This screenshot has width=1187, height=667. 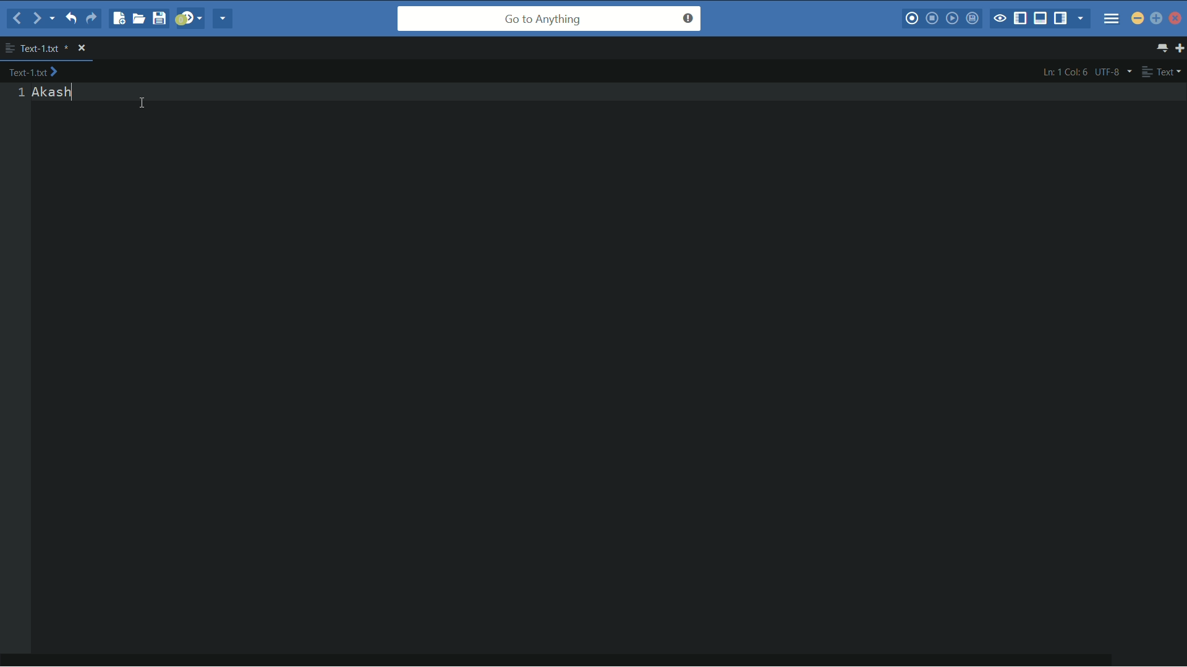 I want to click on Akash, so click(x=54, y=93).